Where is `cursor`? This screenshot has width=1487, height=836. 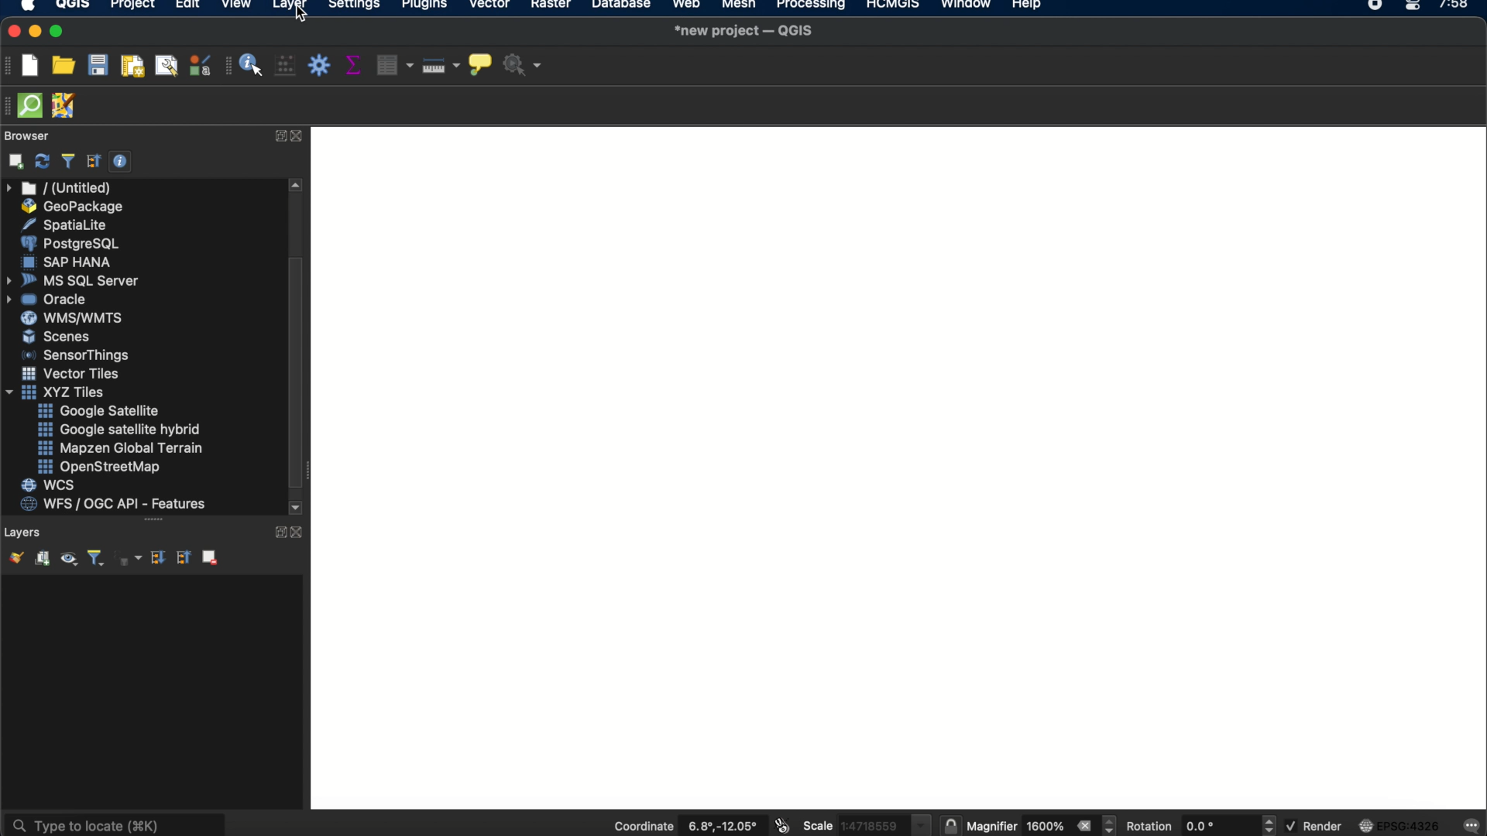 cursor is located at coordinates (301, 17).